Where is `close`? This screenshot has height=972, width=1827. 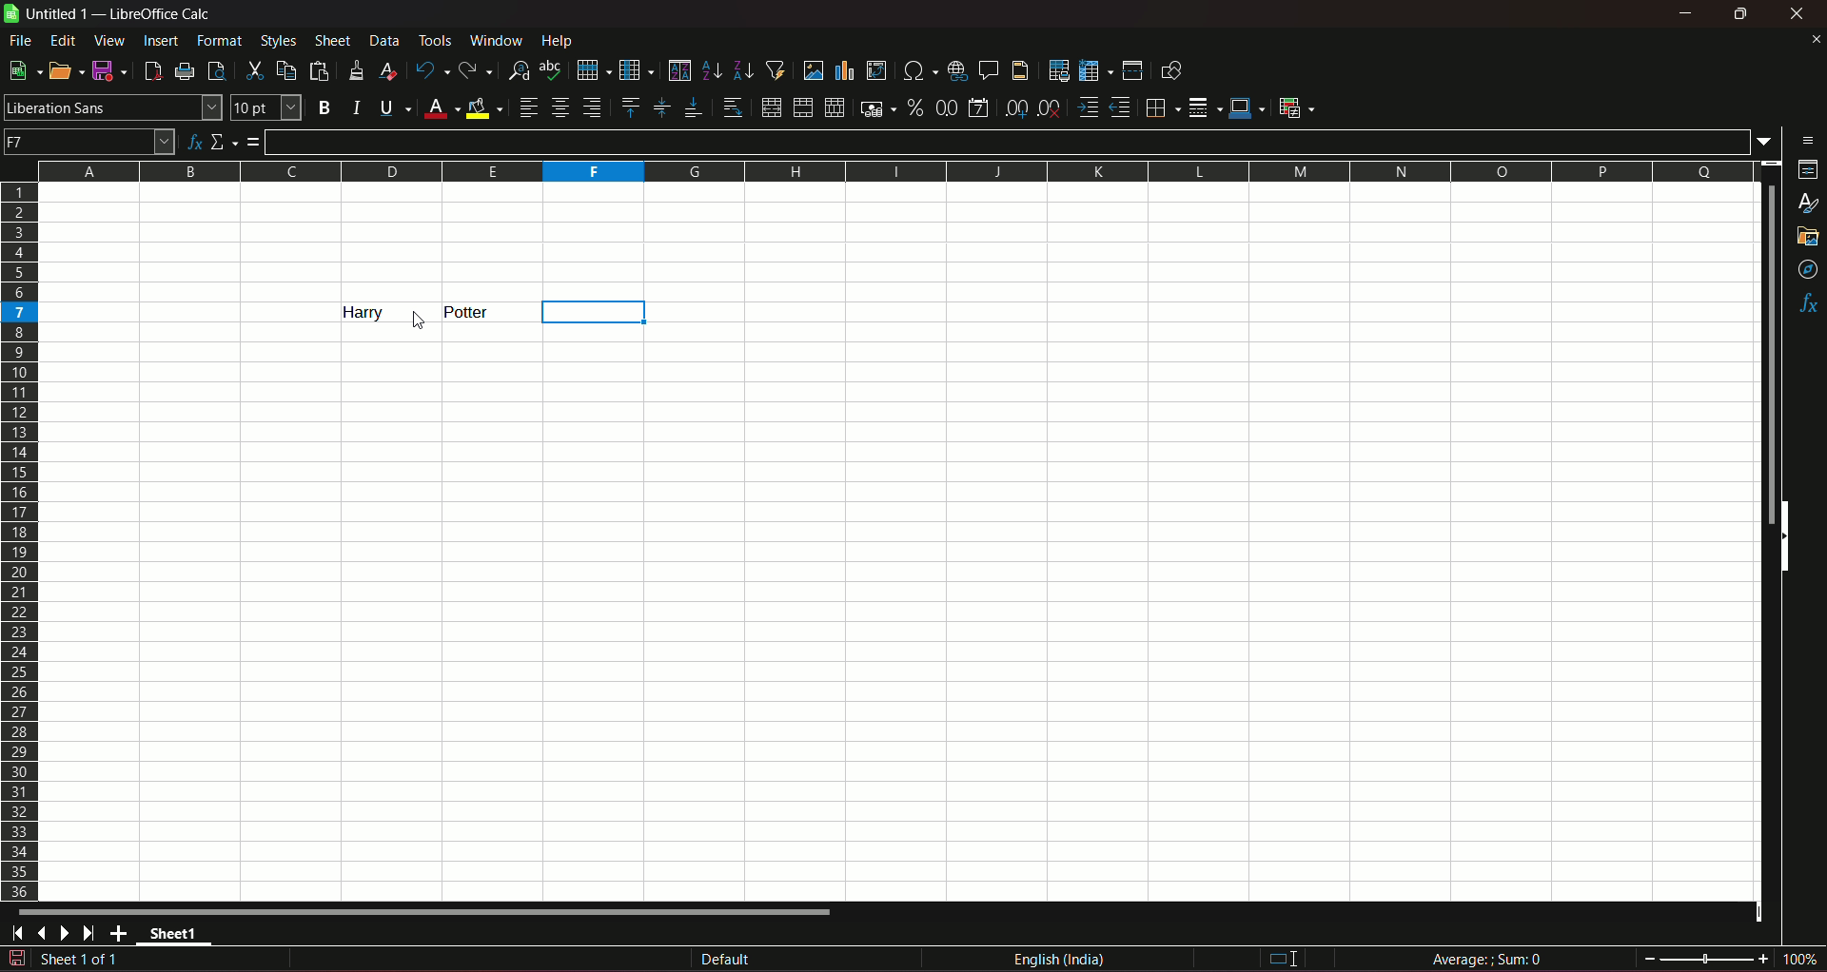
close is located at coordinates (1815, 39).